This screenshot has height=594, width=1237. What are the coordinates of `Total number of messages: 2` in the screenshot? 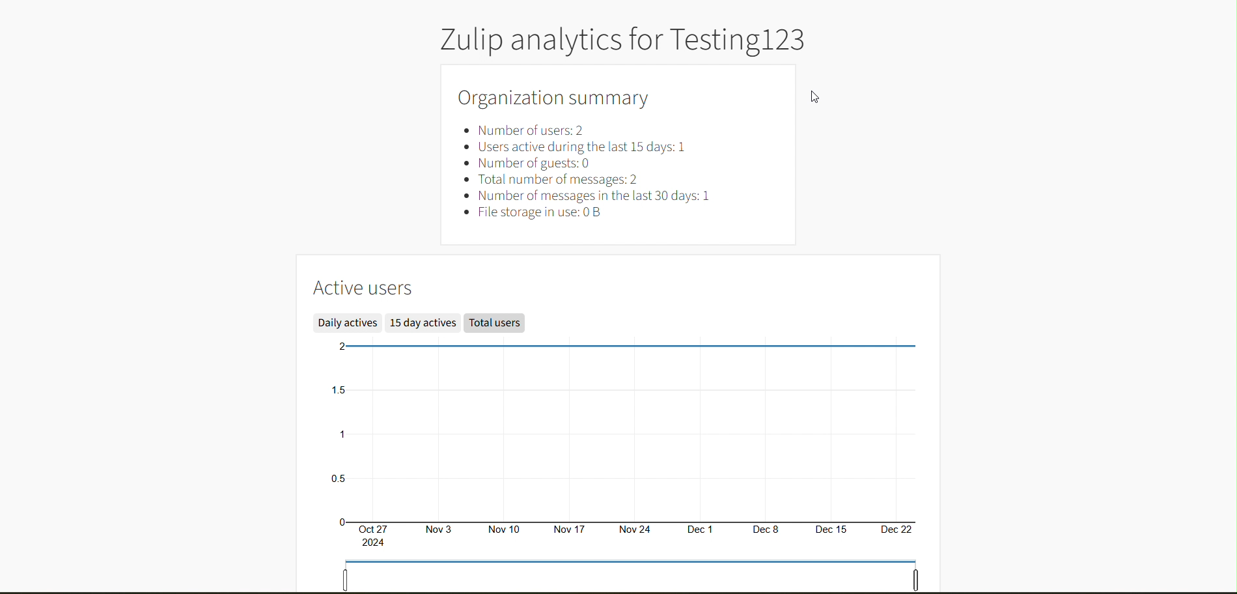 It's located at (556, 180).